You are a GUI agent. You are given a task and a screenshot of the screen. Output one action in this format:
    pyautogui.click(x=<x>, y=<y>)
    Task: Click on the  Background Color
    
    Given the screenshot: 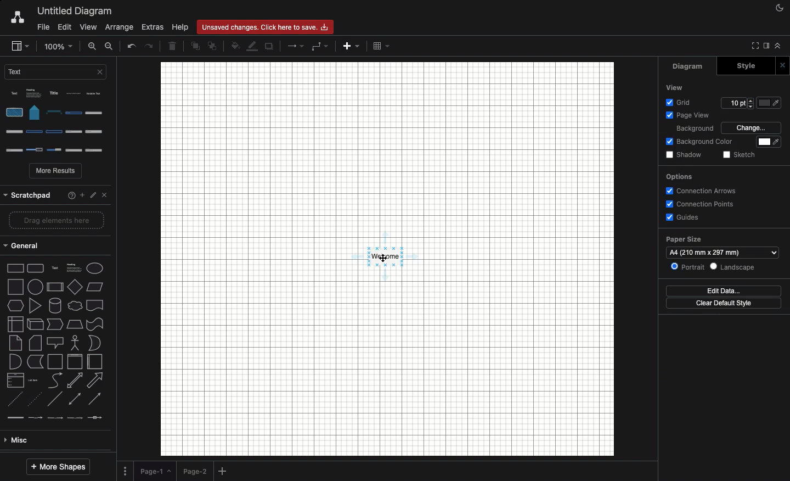 What is the action you would take?
    pyautogui.click(x=719, y=143)
    